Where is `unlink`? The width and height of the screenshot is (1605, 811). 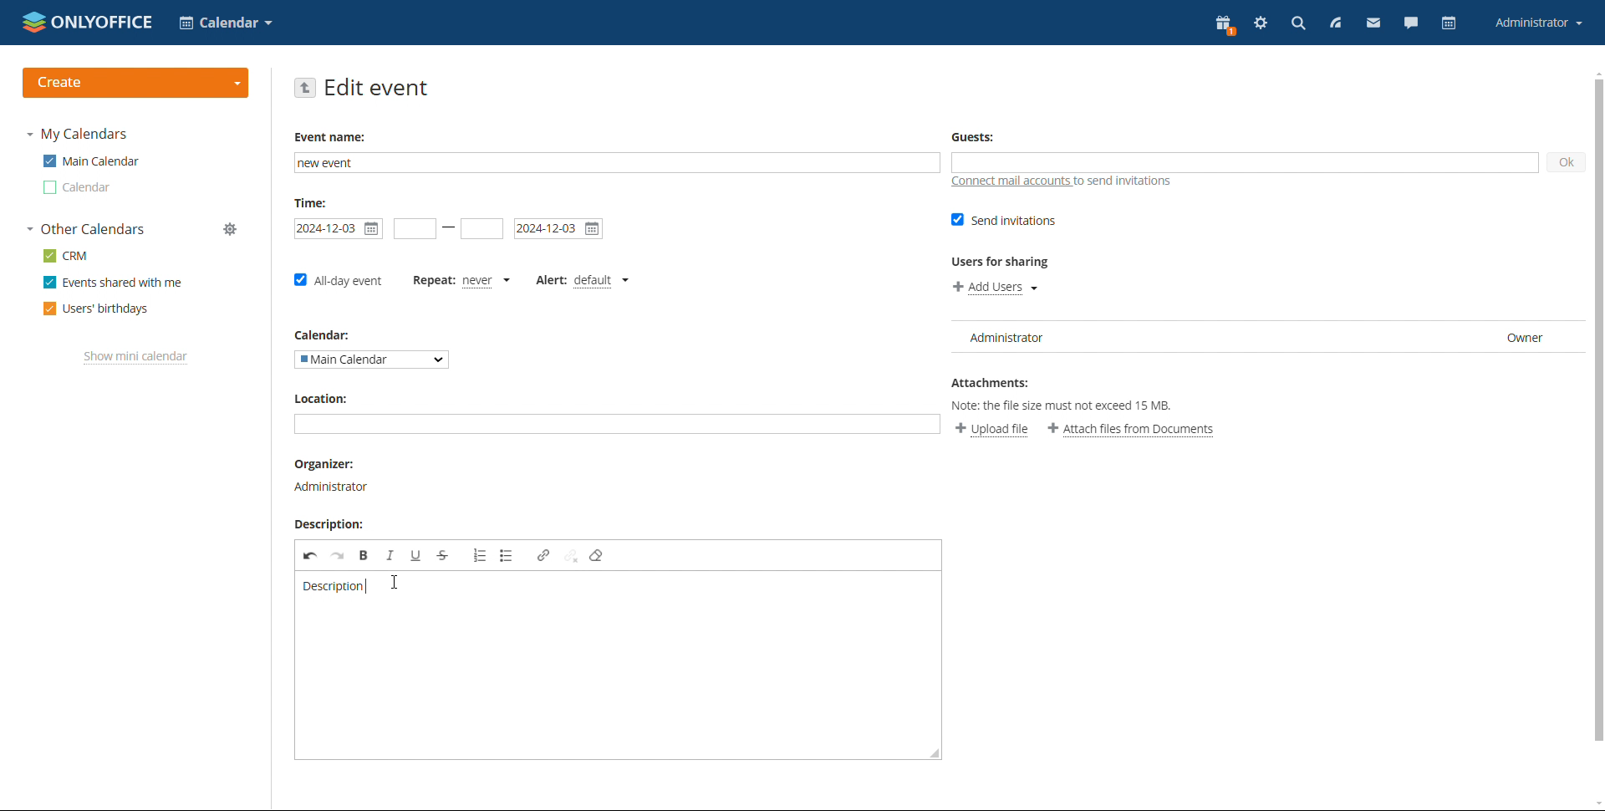 unlink is located at coordinates (572, 555).